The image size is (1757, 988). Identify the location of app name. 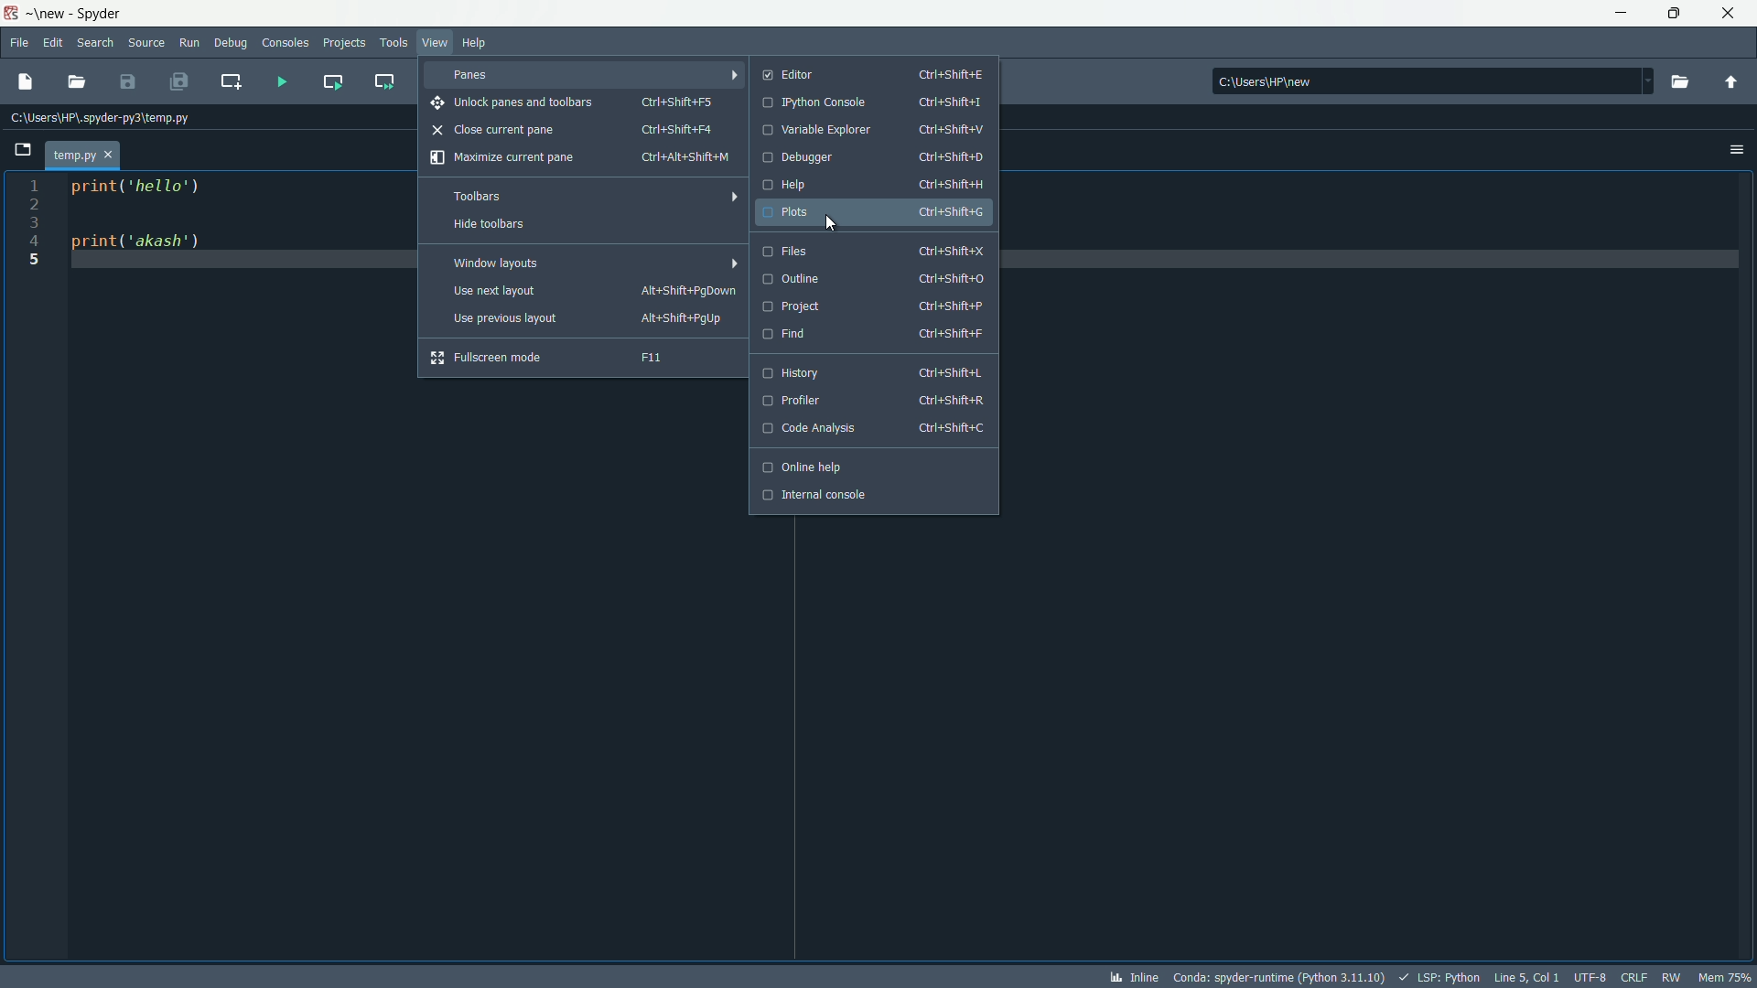
(109, 13).